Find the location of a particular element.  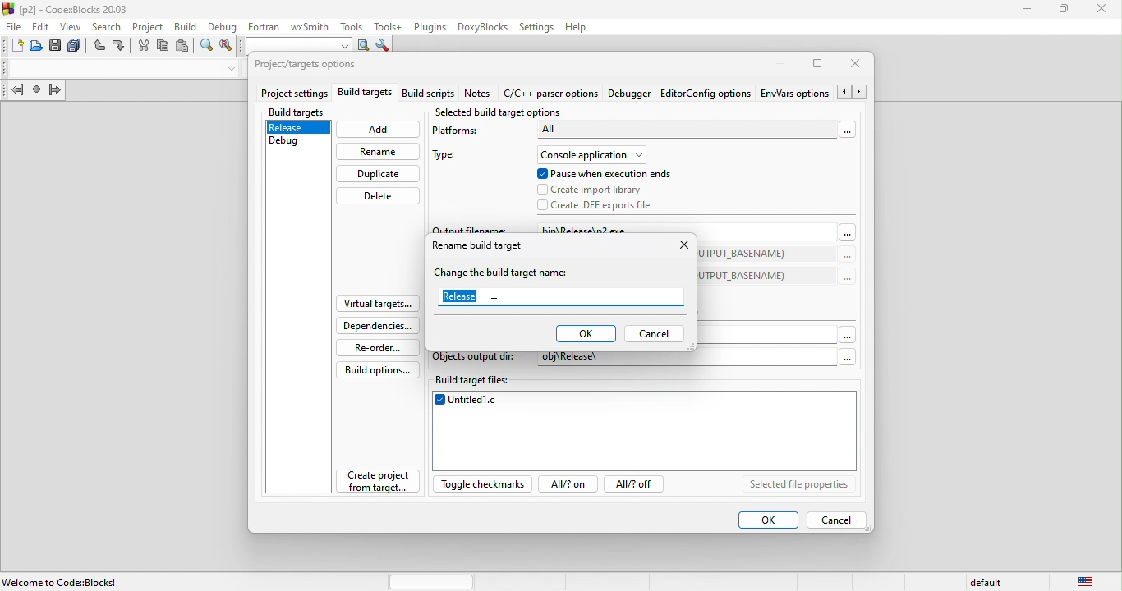

Rename Build target is located at coordinates (477, 247).